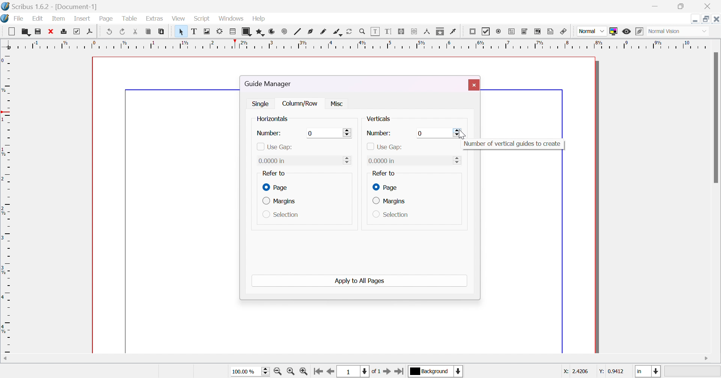 The width and height of the screenshot is (721, 378). I want to click on select current page, so click(360, 371).